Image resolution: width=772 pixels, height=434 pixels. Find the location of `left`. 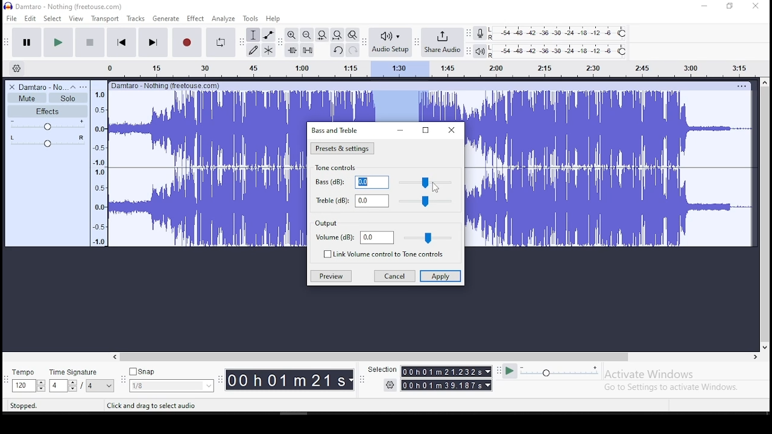

left is located at coordinates (114, 357).